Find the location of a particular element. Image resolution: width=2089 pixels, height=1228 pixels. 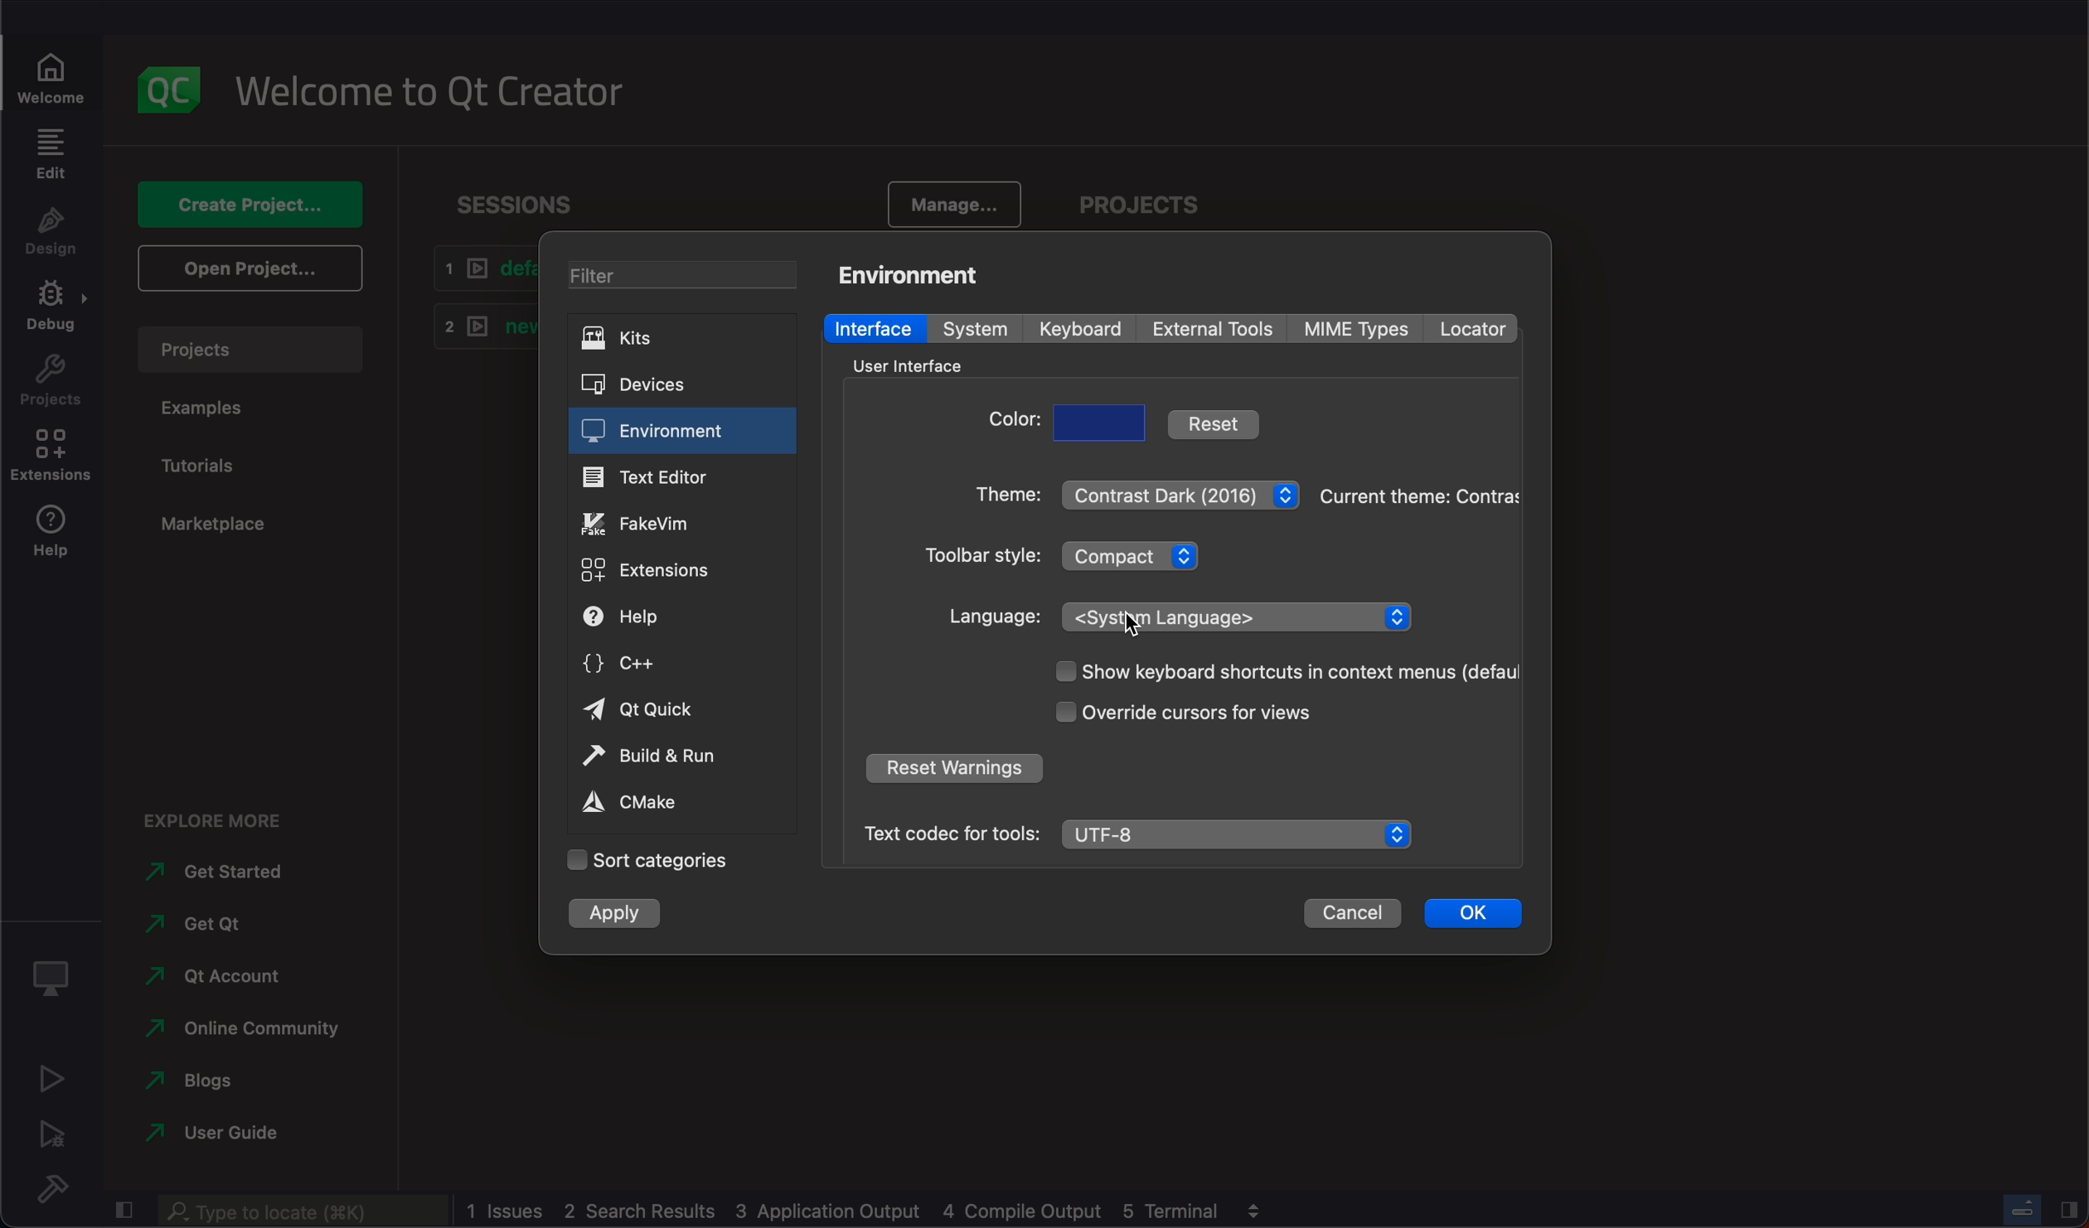

manage is located at coordinates (950, 204).